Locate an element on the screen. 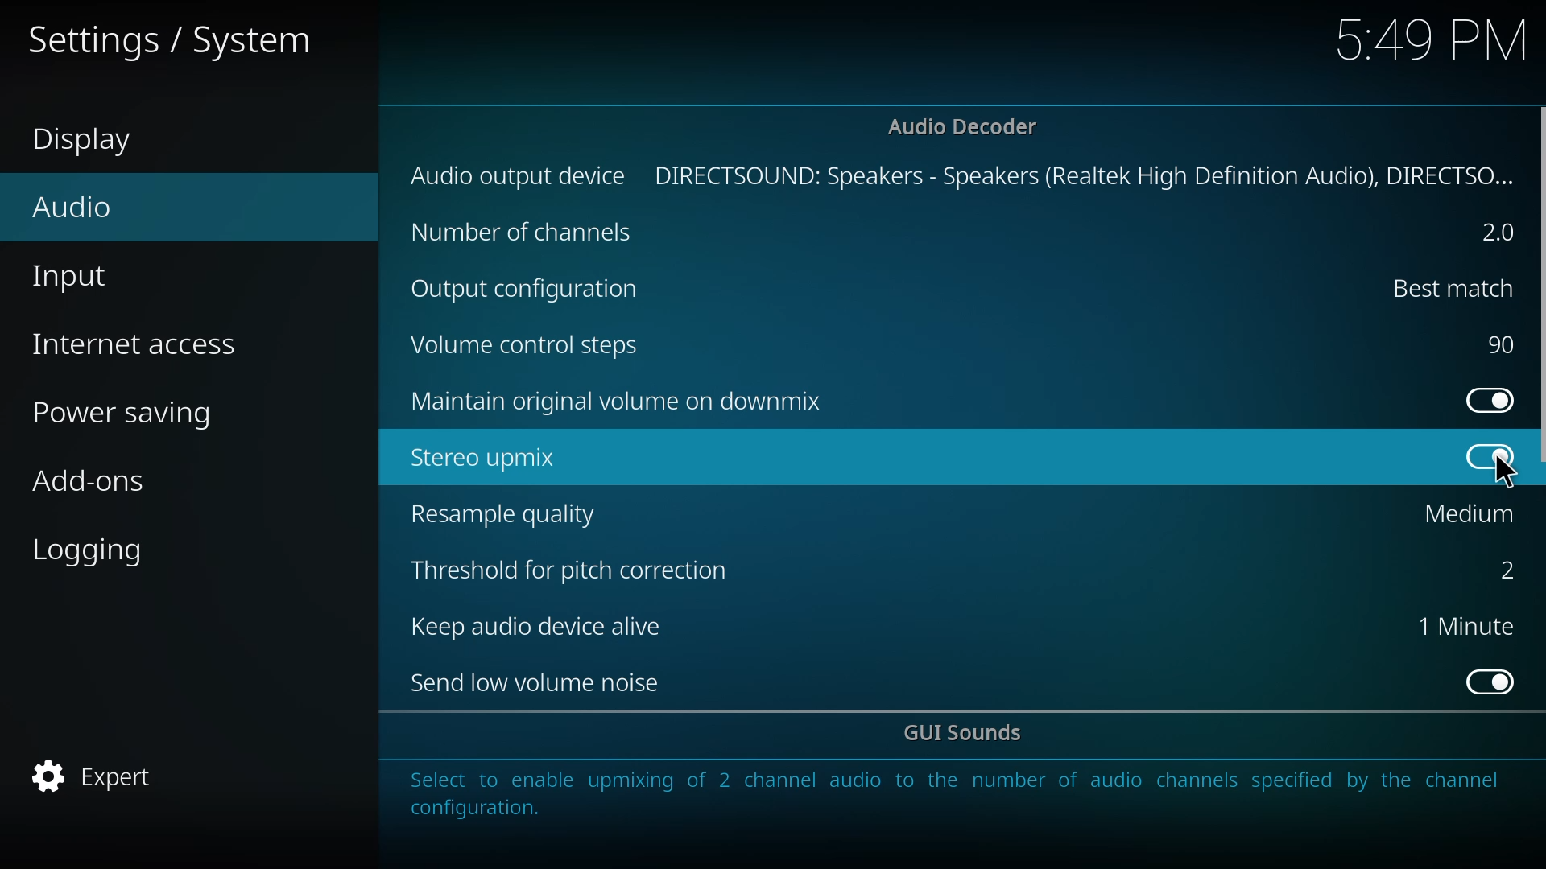 The image size is (1546, 869). power saving is located at coordinates (128, 415).